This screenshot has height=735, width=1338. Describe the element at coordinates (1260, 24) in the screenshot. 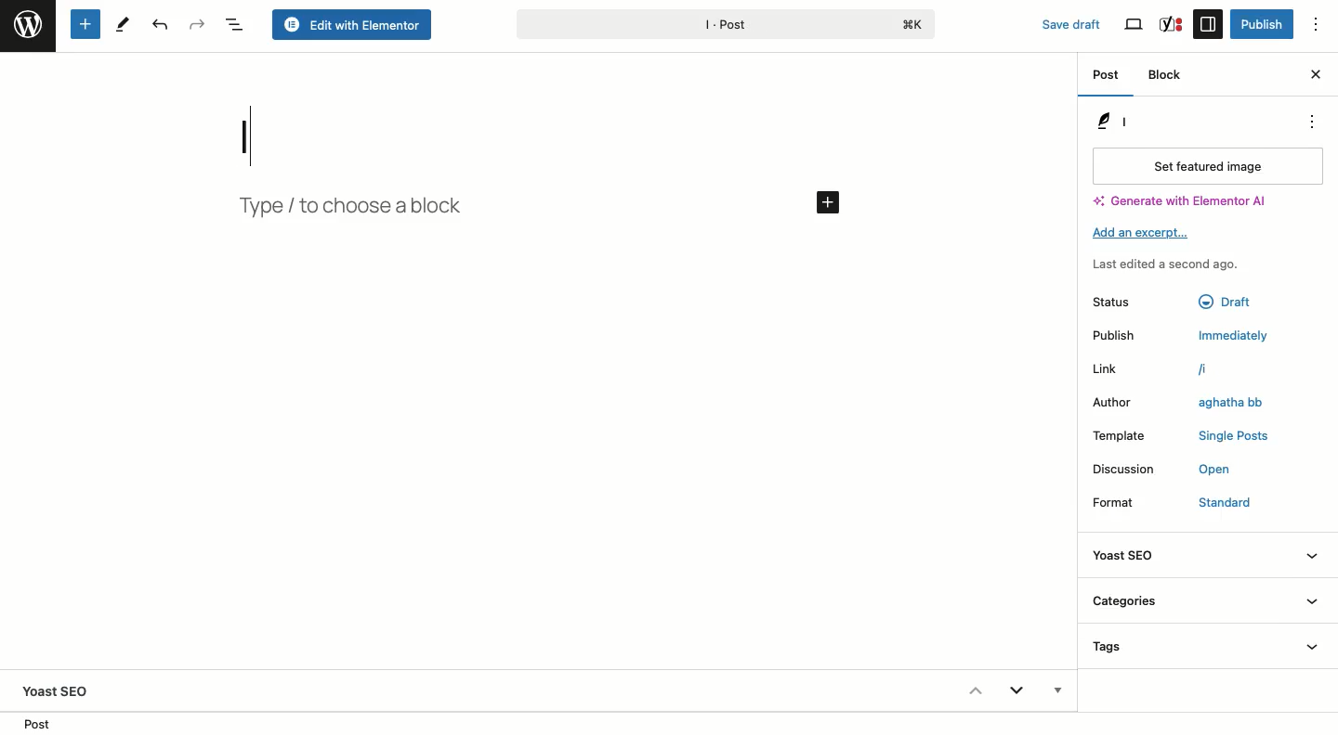

I see `Publish` at that location.